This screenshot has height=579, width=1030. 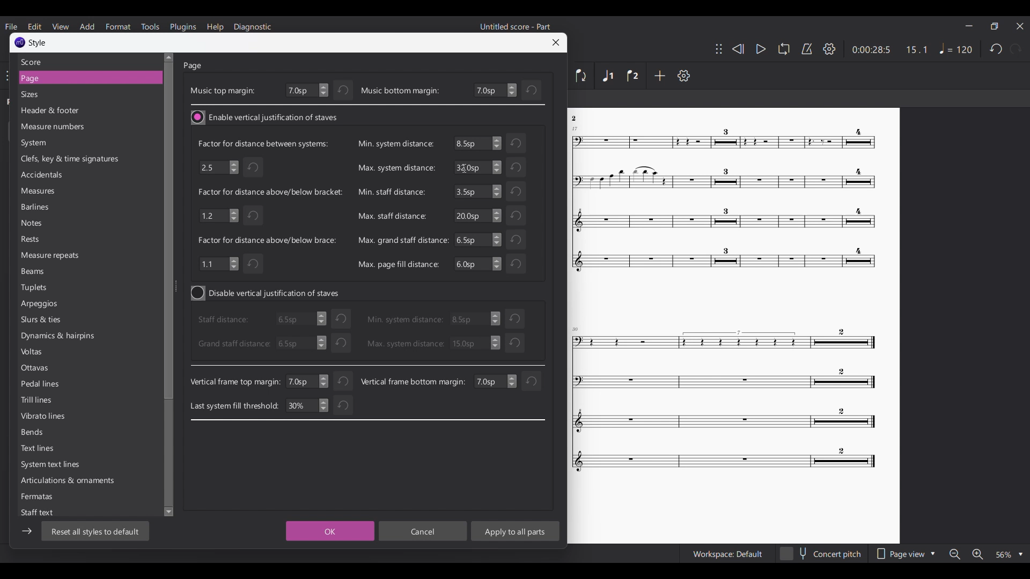 I want to click on Bottom margin settings, so click(x=495, y=90).